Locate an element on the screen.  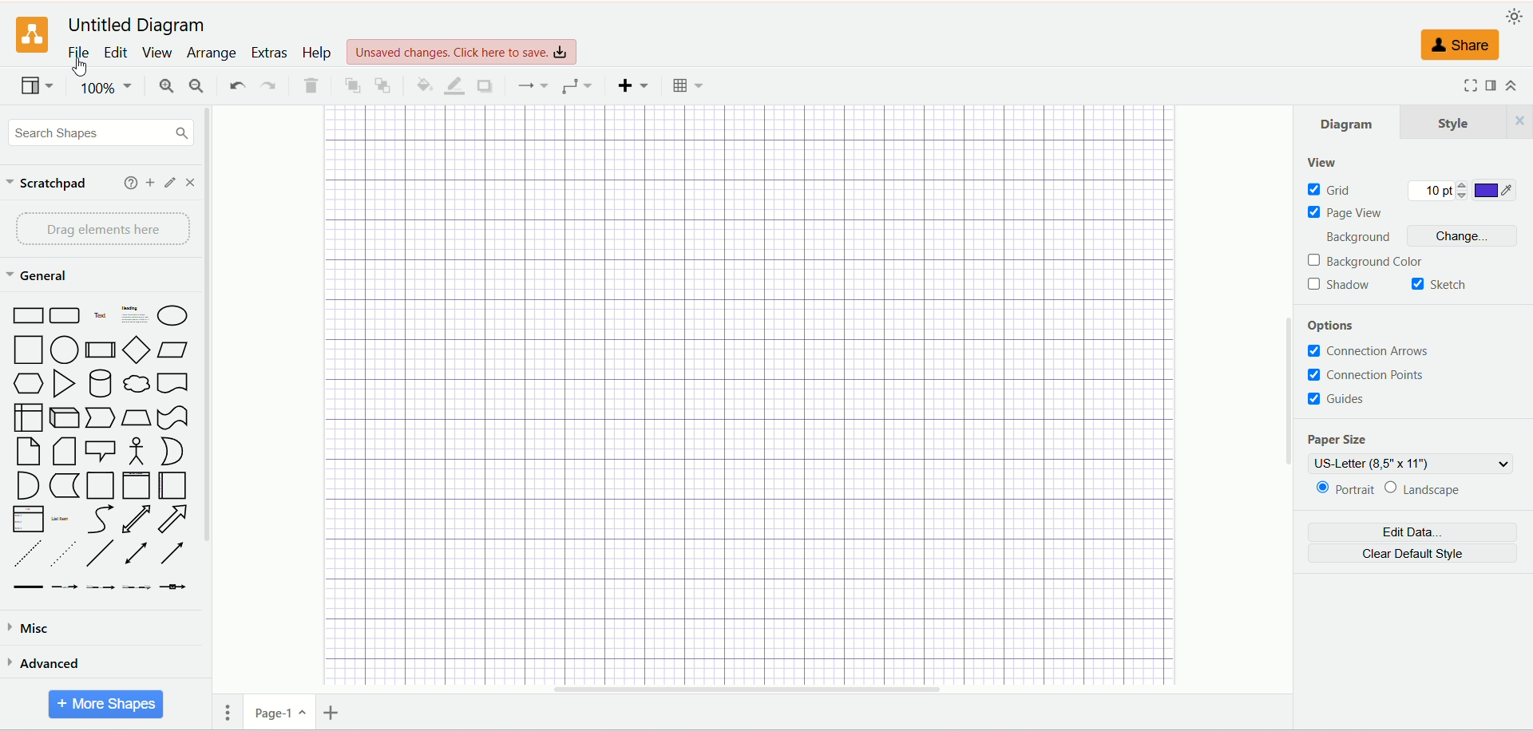
Directional Connector is located at coordinates (173, 554).